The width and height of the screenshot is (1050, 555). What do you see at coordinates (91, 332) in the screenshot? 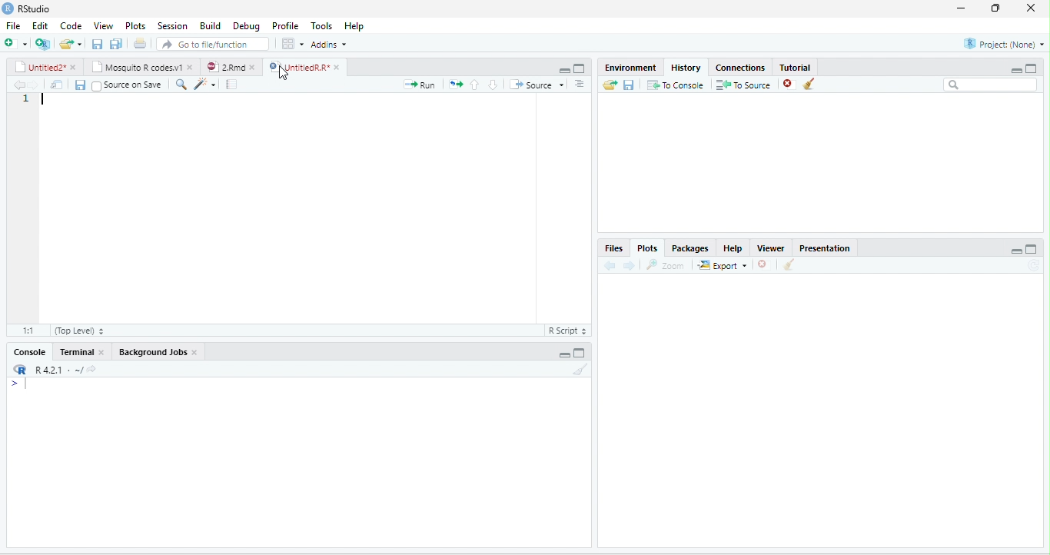
I see `top level` at bounding box center [91, 332].